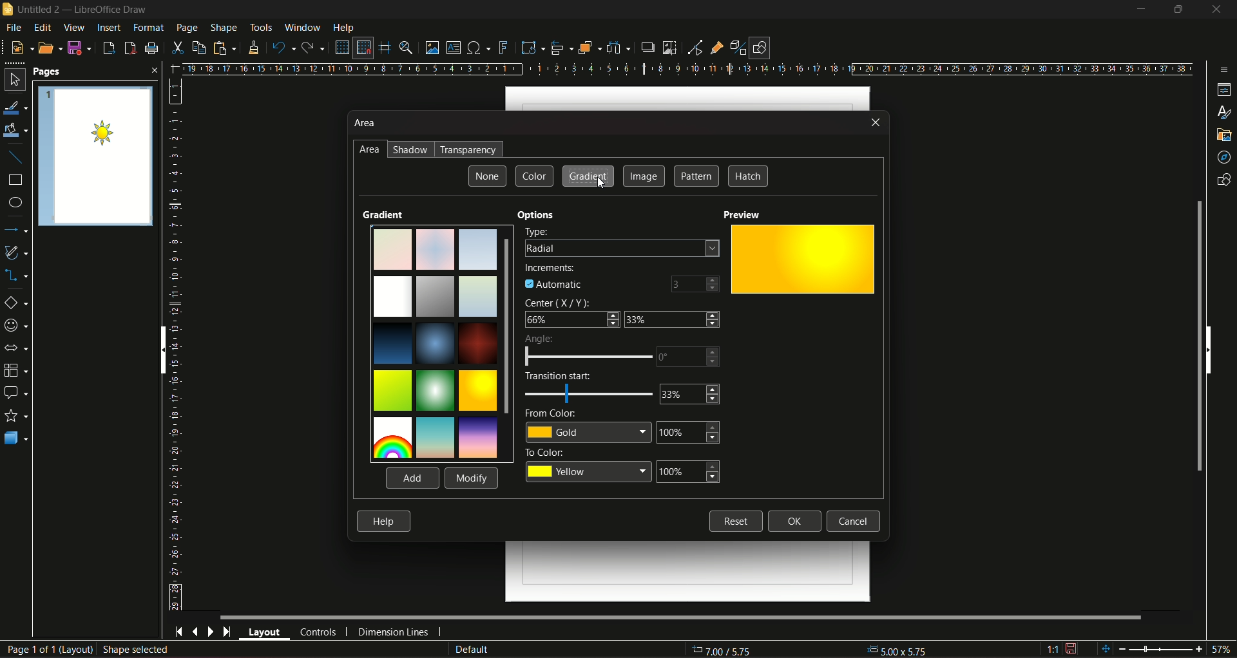 This screenshot has height=658, width=1237. What do you see at coordinates (696, 285) in the screenshot?
I see `number` at bounding box center [696, 285].